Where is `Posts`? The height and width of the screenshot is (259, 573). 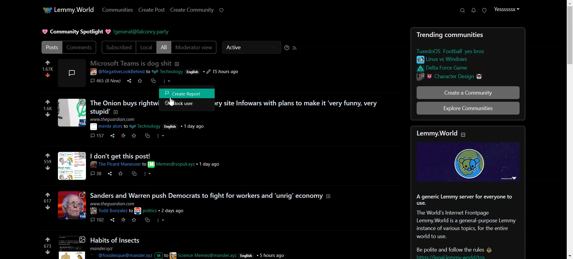
Posts is located at coordinates (188, 247).